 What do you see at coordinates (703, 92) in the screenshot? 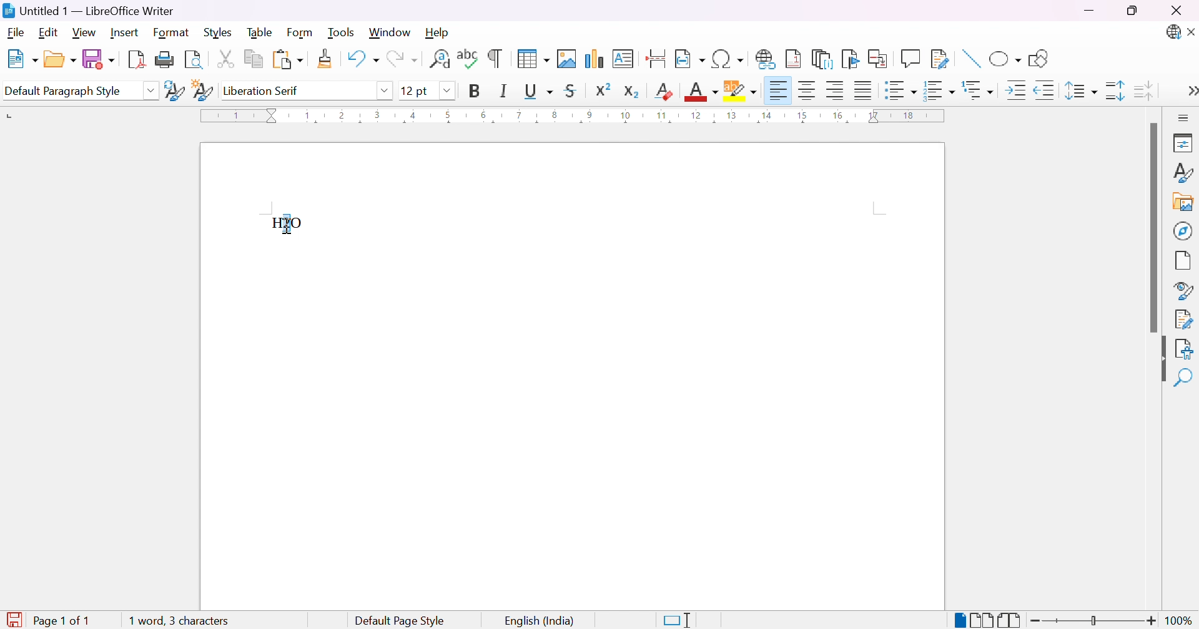
I see `Font color` at bounding box center [703, 92].